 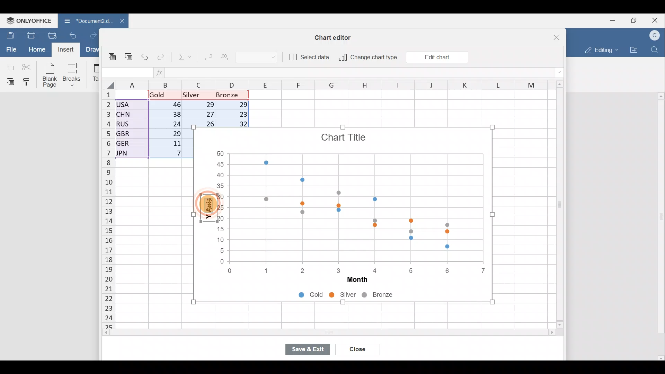 I want to click on Month, so click(x=354, y=280).